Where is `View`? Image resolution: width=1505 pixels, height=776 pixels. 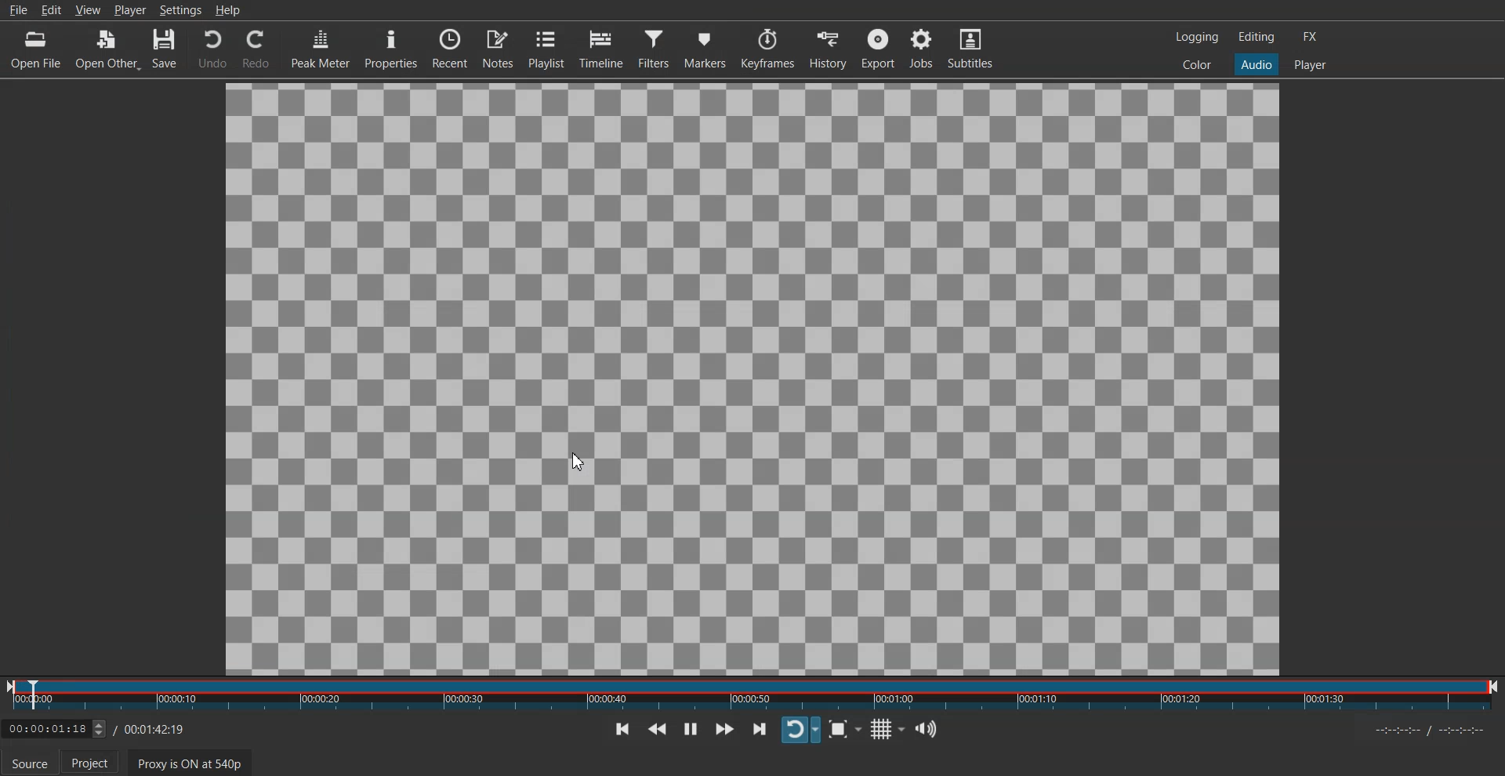 View is located at coordinates (88, 9).